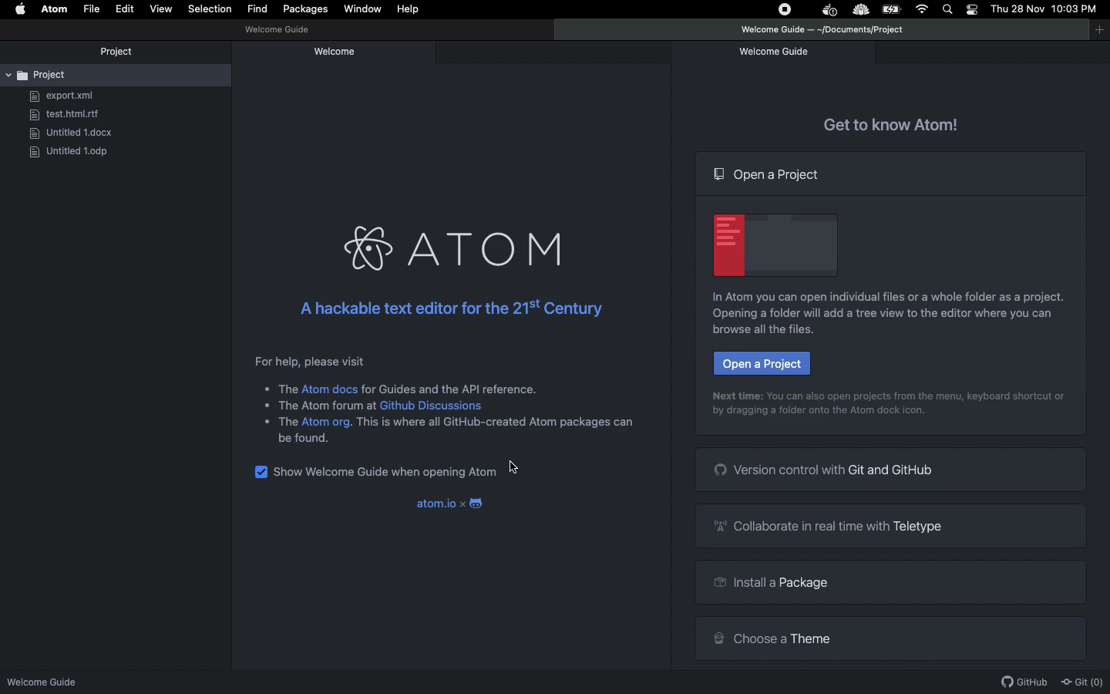  Describe the element at coordinates (328, 405) in the screenshot. I see `text` at that location.